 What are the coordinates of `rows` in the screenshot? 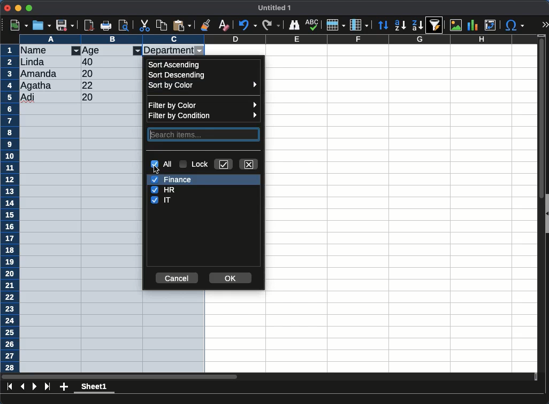 It's located at (10, 208).